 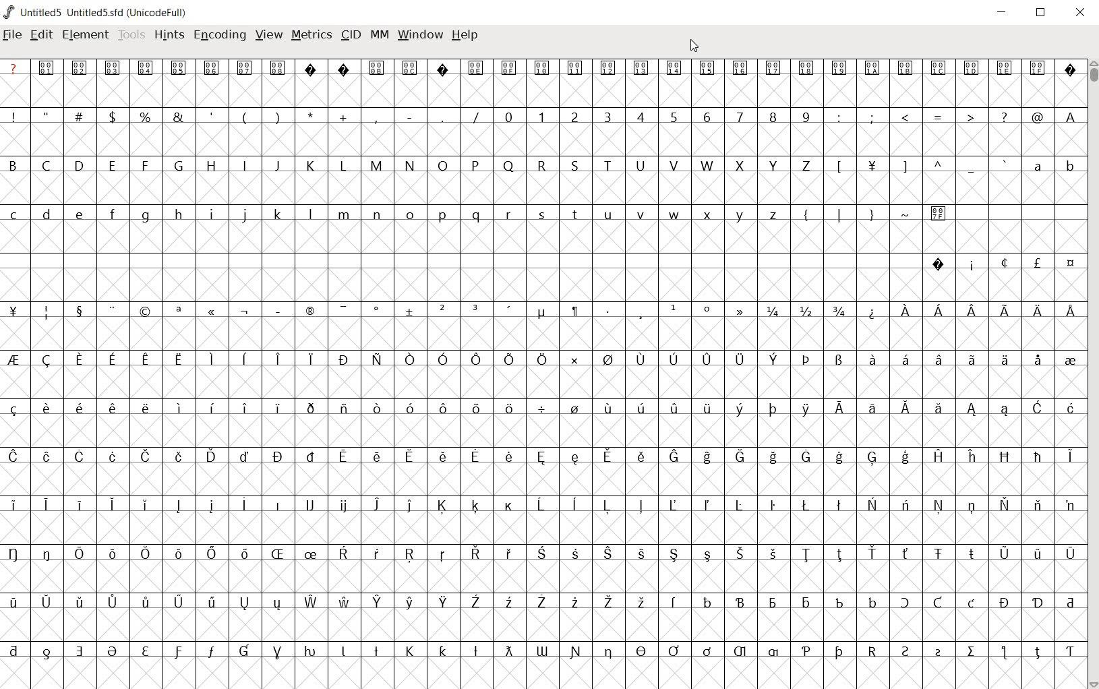 I want to click on r, so click(x=508, y=212).